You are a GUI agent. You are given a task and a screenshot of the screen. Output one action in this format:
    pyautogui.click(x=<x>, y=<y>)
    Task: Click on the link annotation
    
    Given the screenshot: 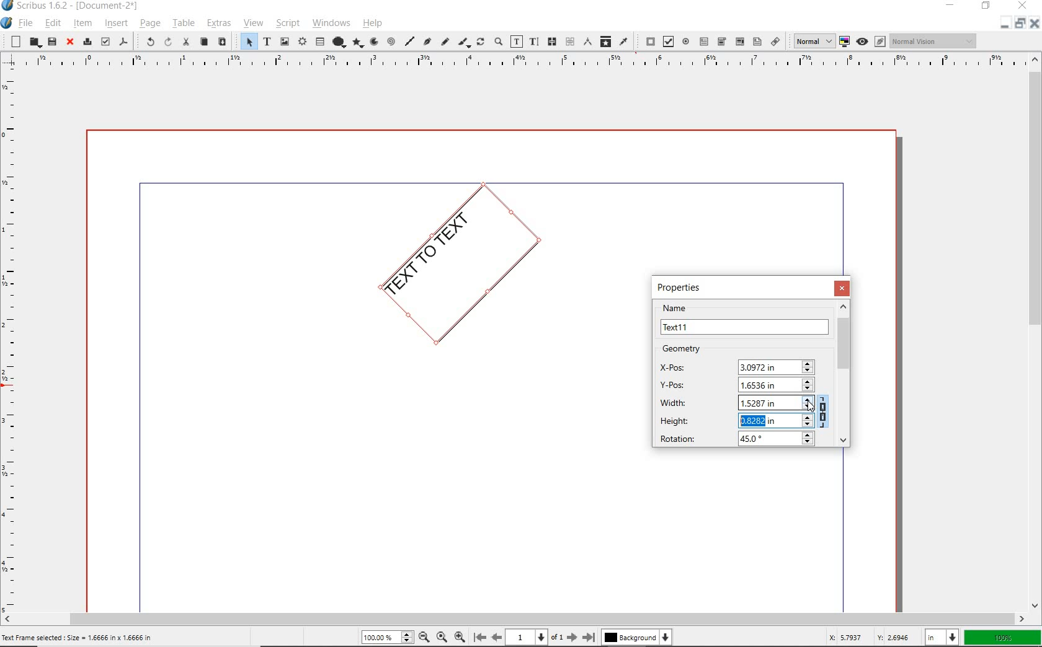 What is the action you would take?
    pyautogui.click(x=774, y=41)
    